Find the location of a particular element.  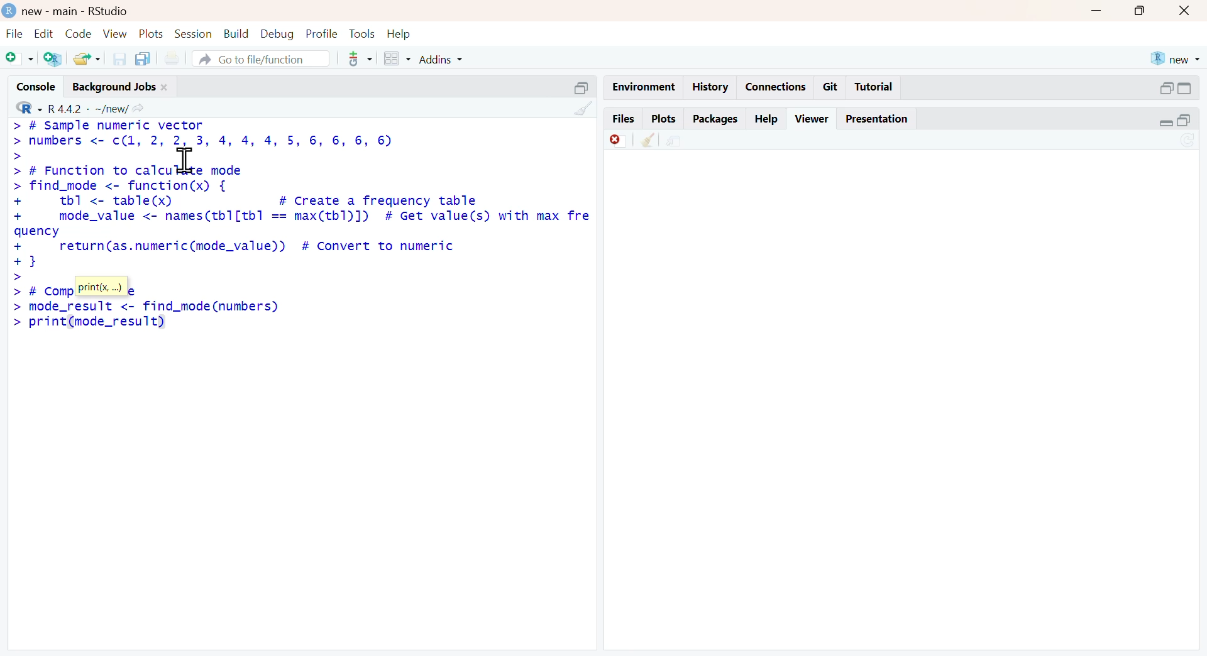

presentation is located at coordinates (878, 119).